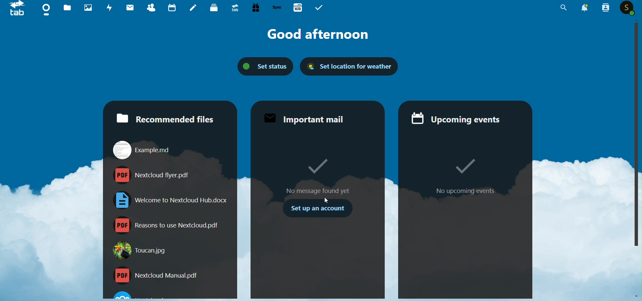 The image size is (642, 301). Describe the element at coordinates (627, 8) in the screenshot. I see `User Account` at that location.